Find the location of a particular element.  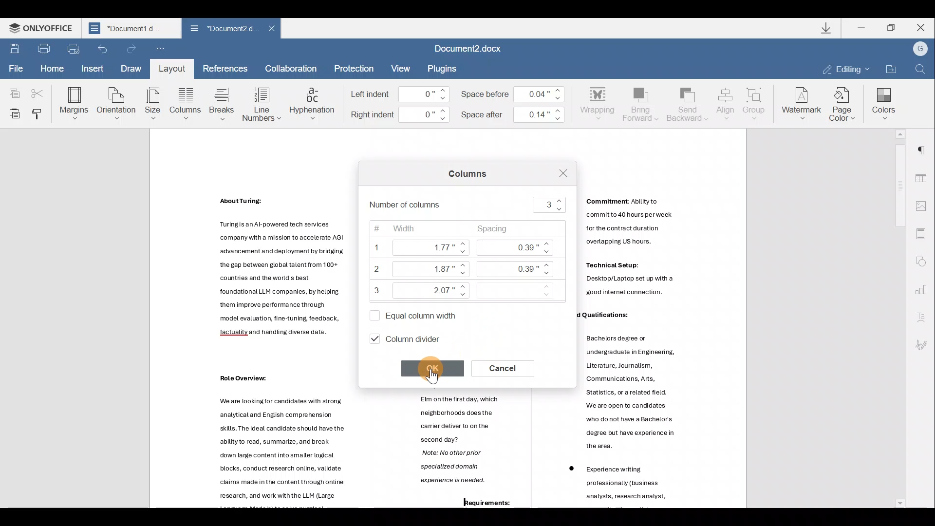

Undo is located at coordinates (102, 49).